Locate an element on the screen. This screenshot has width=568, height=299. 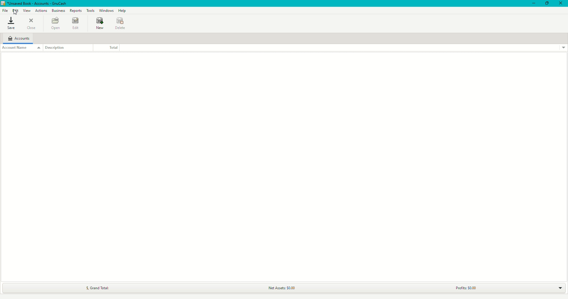
Net Assets is located at coordinates (280, 288).